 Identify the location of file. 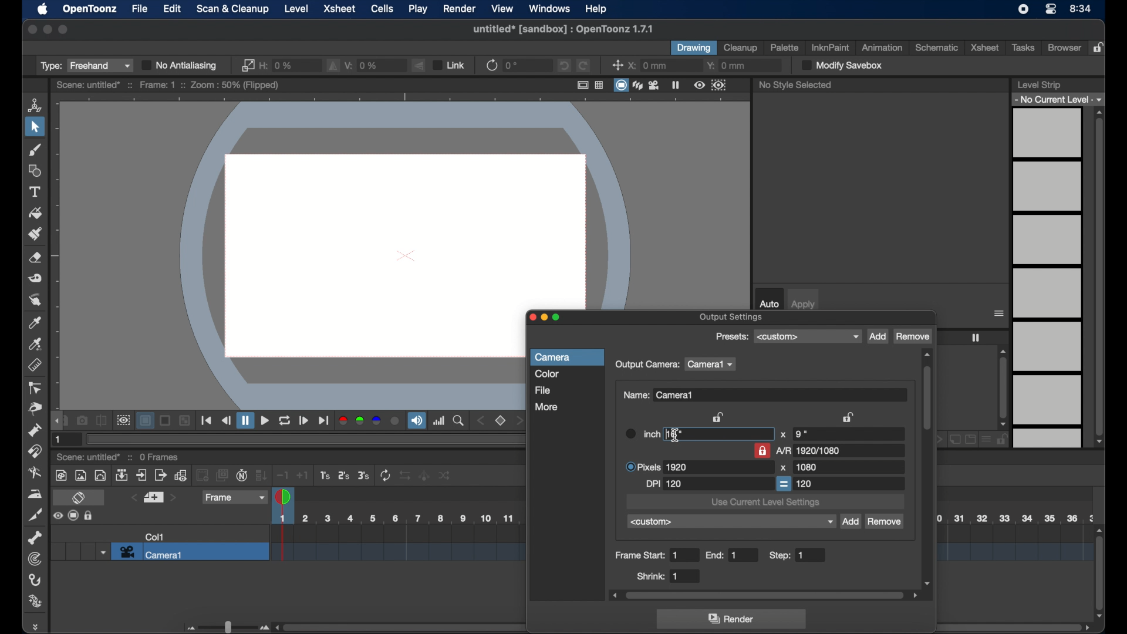
(542, 390).